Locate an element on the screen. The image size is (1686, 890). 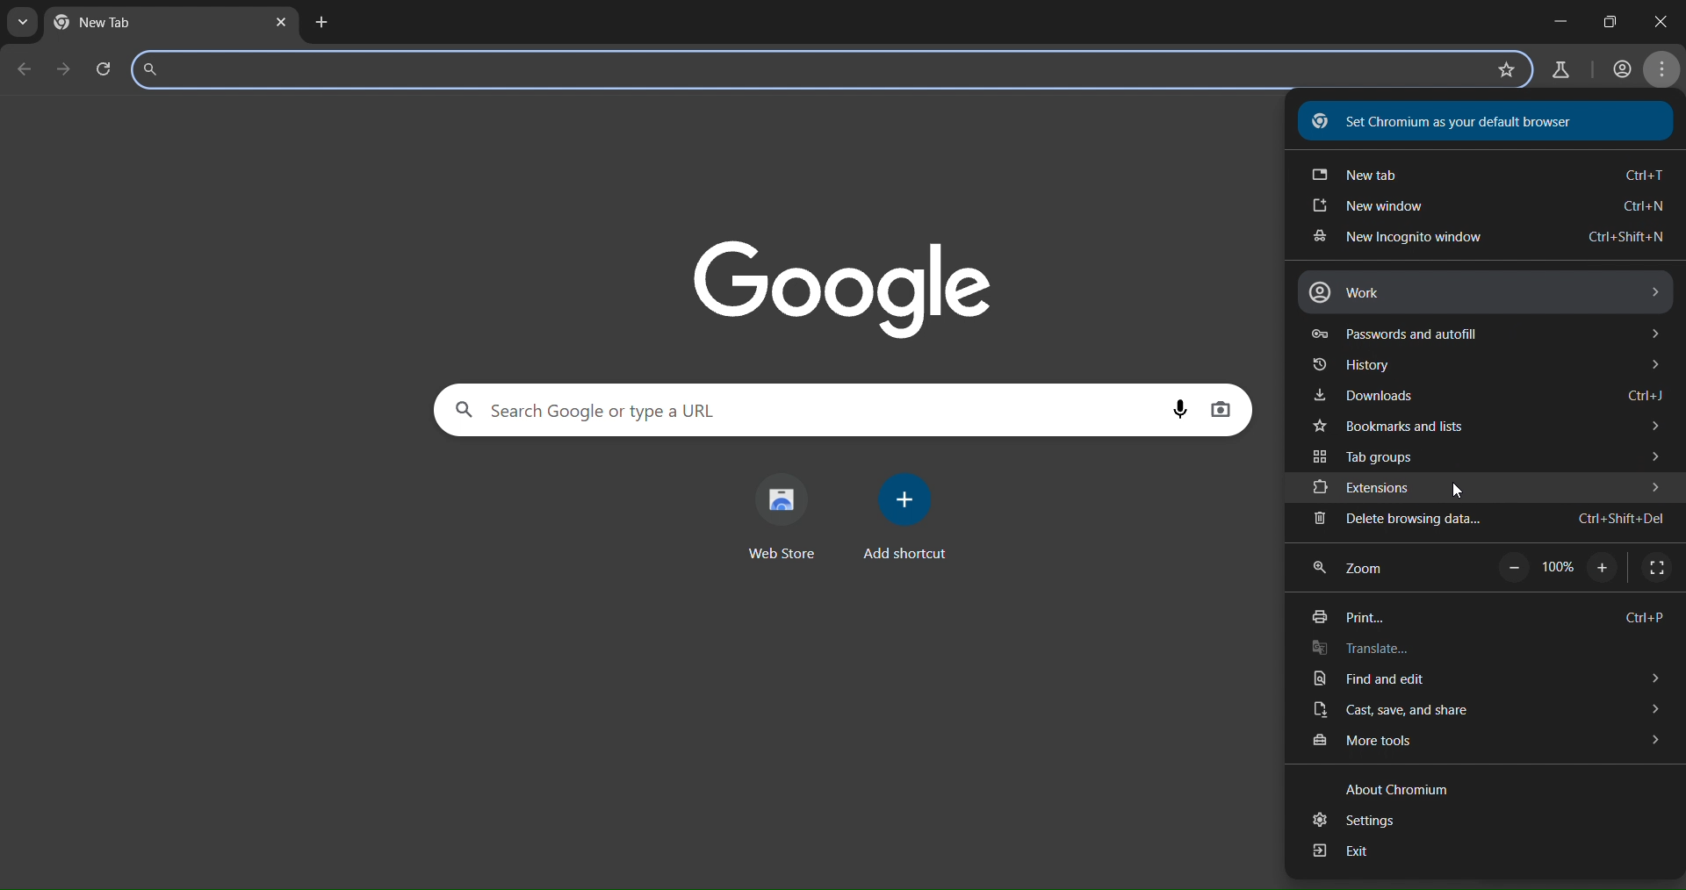
new tab is located at coordinates (1481, 174).